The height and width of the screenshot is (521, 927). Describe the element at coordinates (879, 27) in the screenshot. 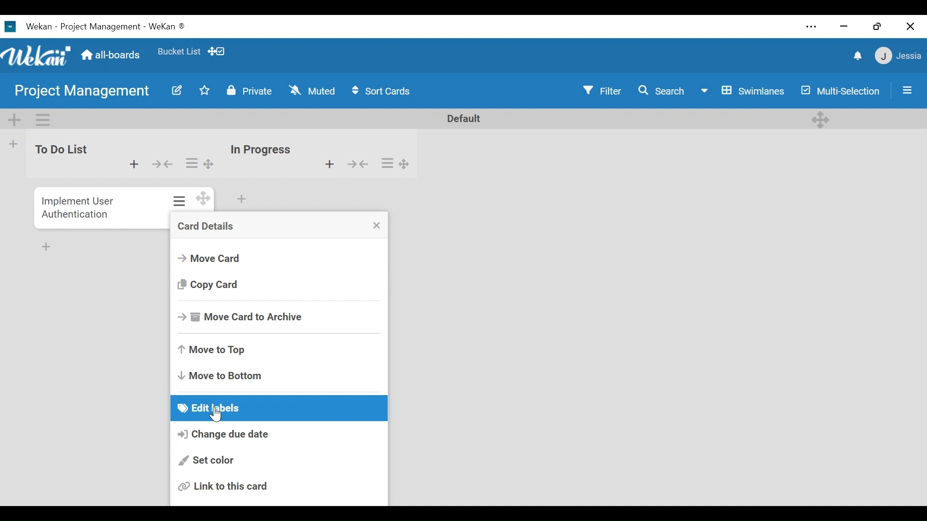

I see `restore` at that location.